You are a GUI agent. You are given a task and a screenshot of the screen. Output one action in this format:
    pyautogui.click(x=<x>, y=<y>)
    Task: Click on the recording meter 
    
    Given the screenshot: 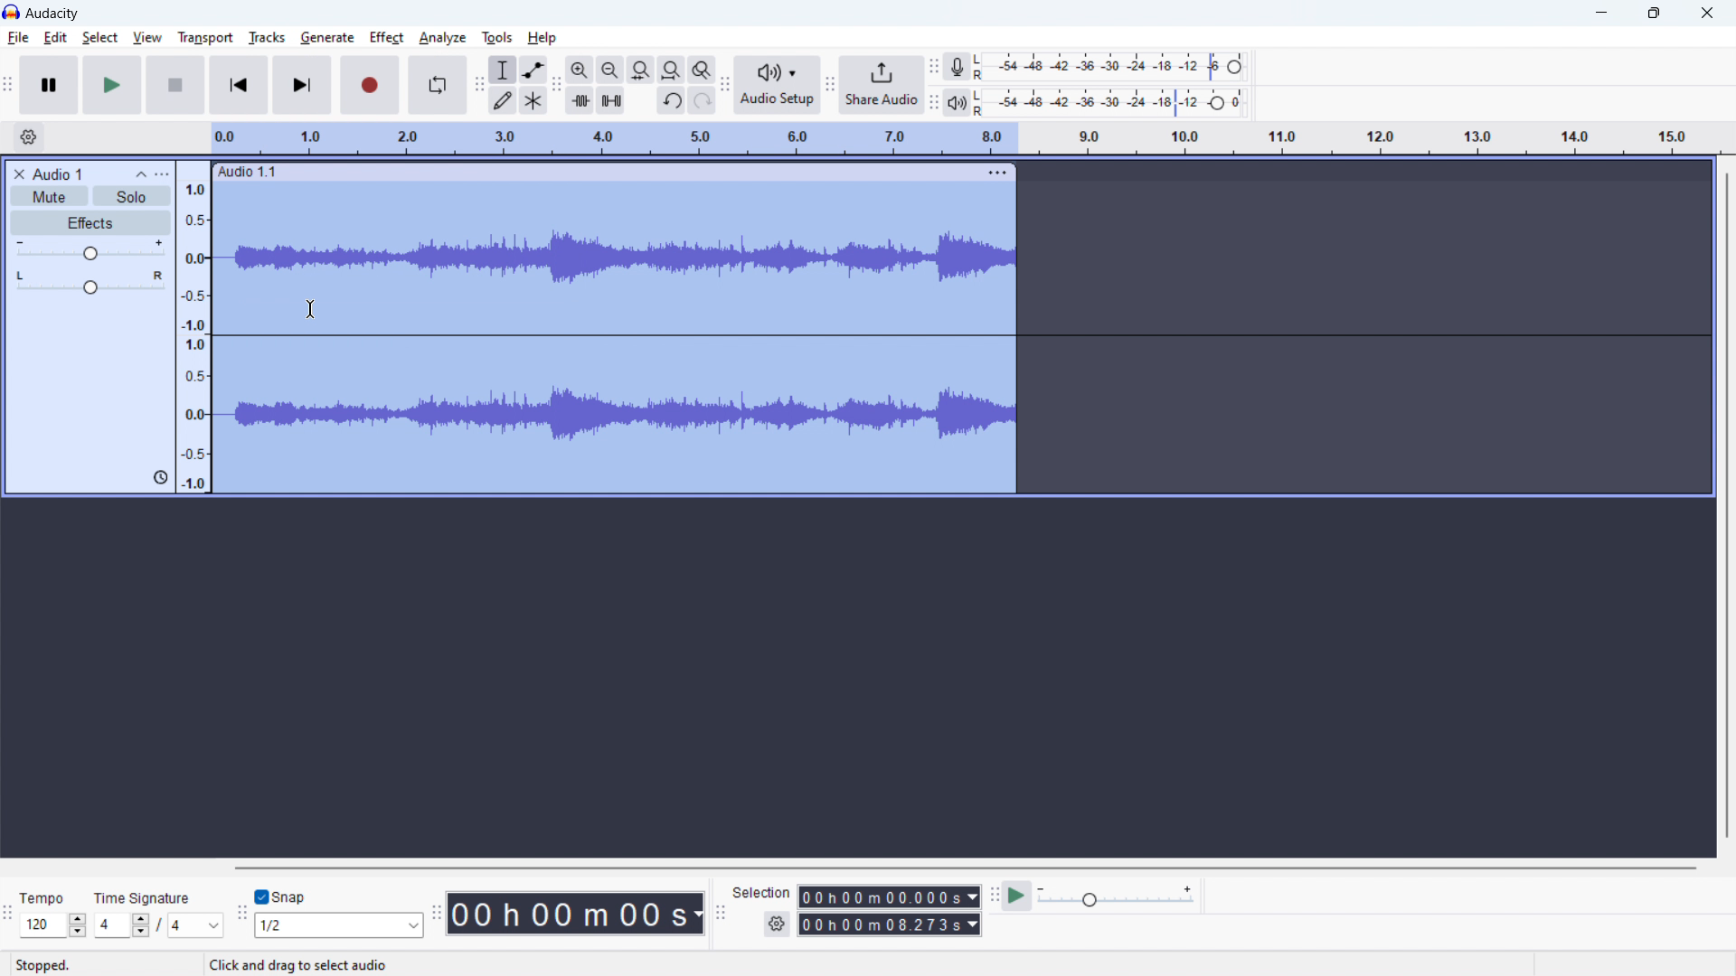 What is the action you would take?
    pyautogui.click(x=958, y=66)
    